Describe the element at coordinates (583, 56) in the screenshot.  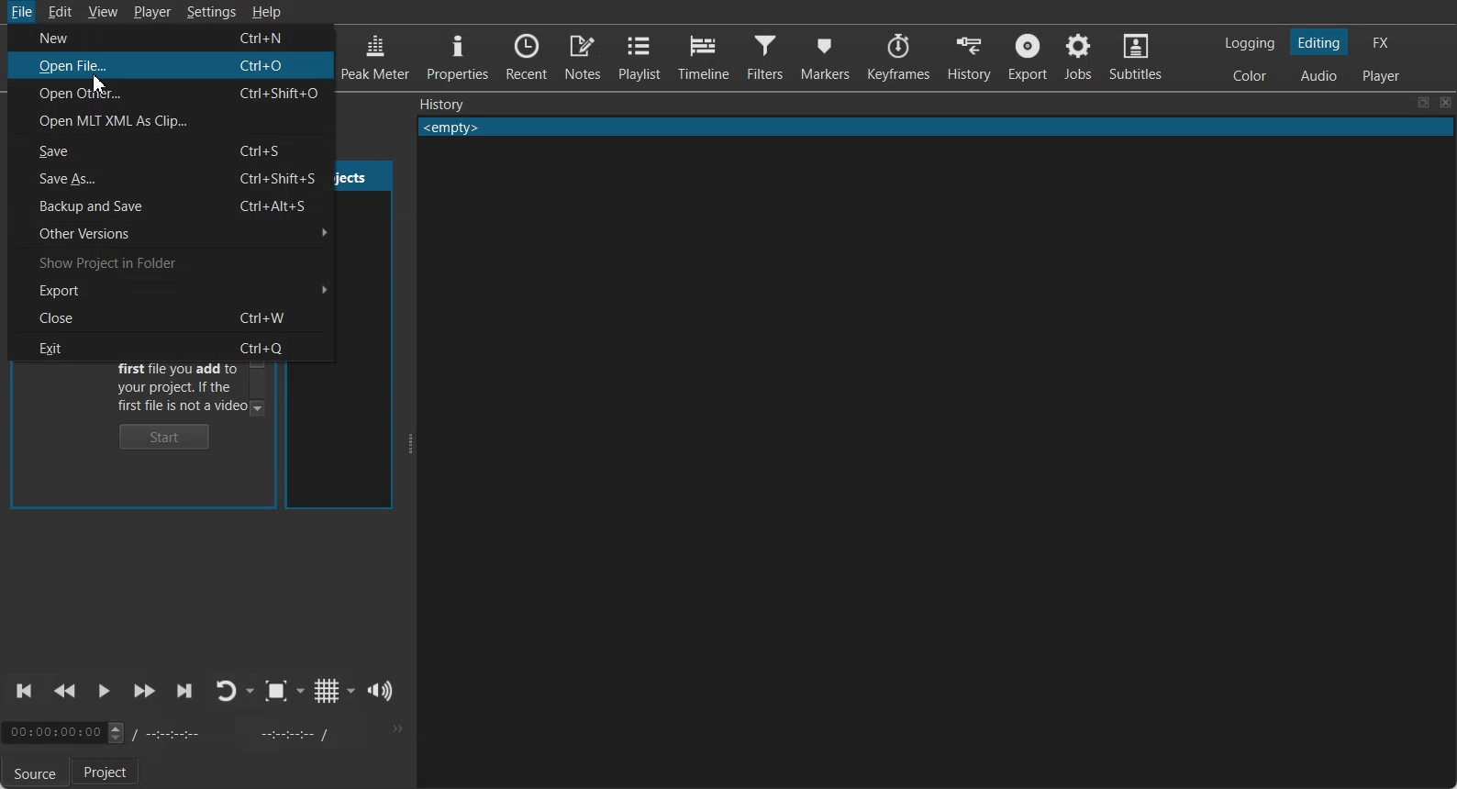
I see `Notes` at that location.